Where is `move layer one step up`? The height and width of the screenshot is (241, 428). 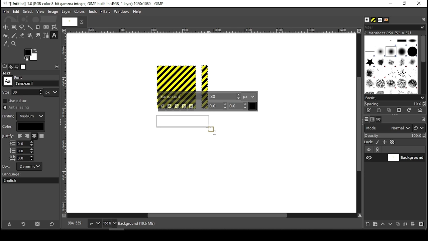 move layer one step up is located at coordinates (383, 225).